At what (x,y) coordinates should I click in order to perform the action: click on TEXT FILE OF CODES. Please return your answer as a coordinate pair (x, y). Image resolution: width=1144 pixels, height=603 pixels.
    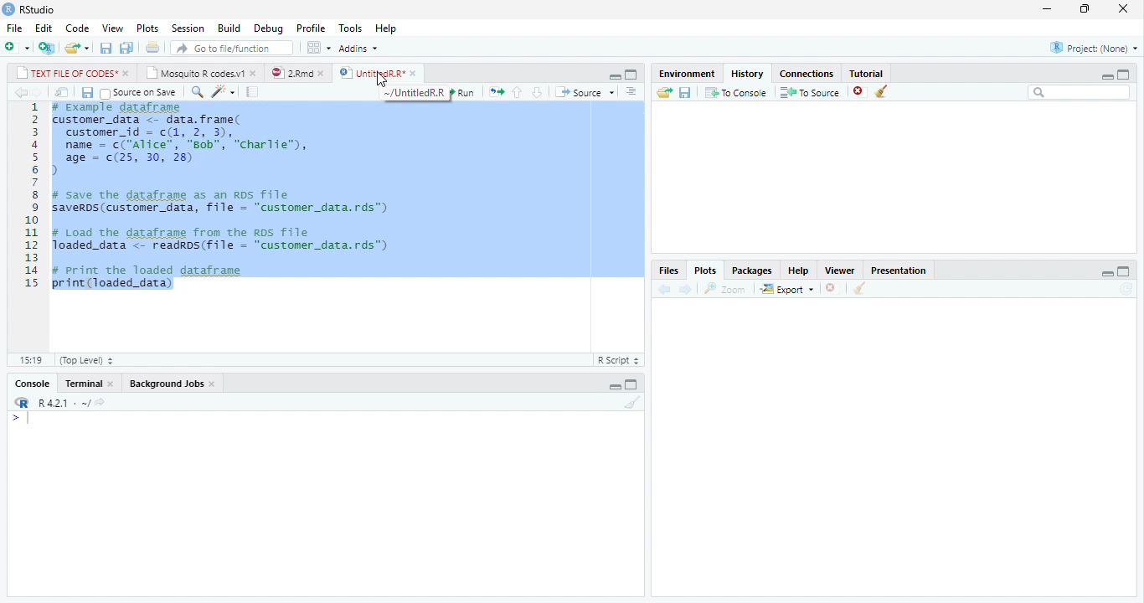
    Looking at the image, I should click on (64, 73).